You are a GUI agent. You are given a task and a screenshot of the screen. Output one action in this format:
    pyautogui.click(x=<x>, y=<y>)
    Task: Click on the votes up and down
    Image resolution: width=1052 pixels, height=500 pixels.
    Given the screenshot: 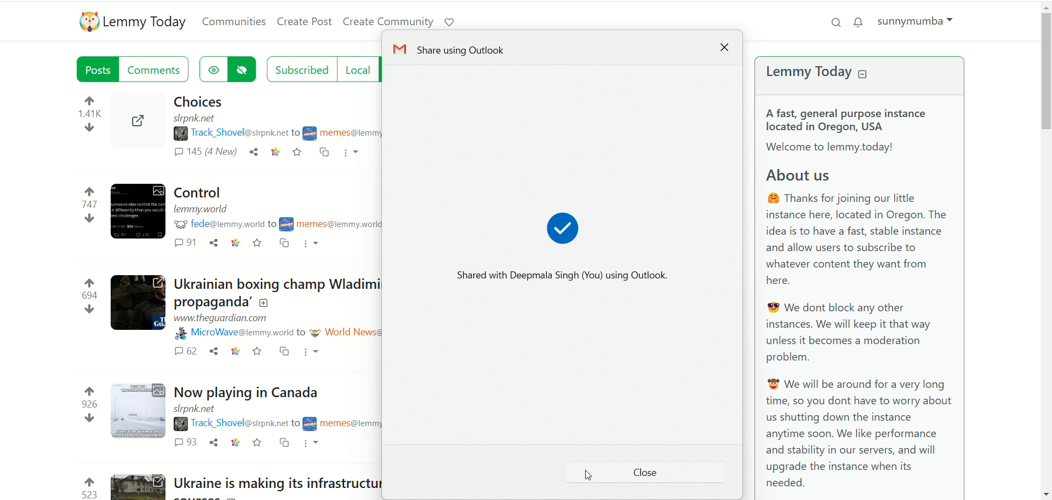 What is the action you would take?
    pyautogui.click(x=90, y=115)
    